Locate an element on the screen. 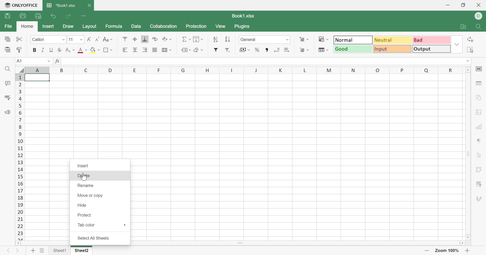 Image resolution: width=486 pixels, height=255 pixels. Output is located at coordinates (431, 49).